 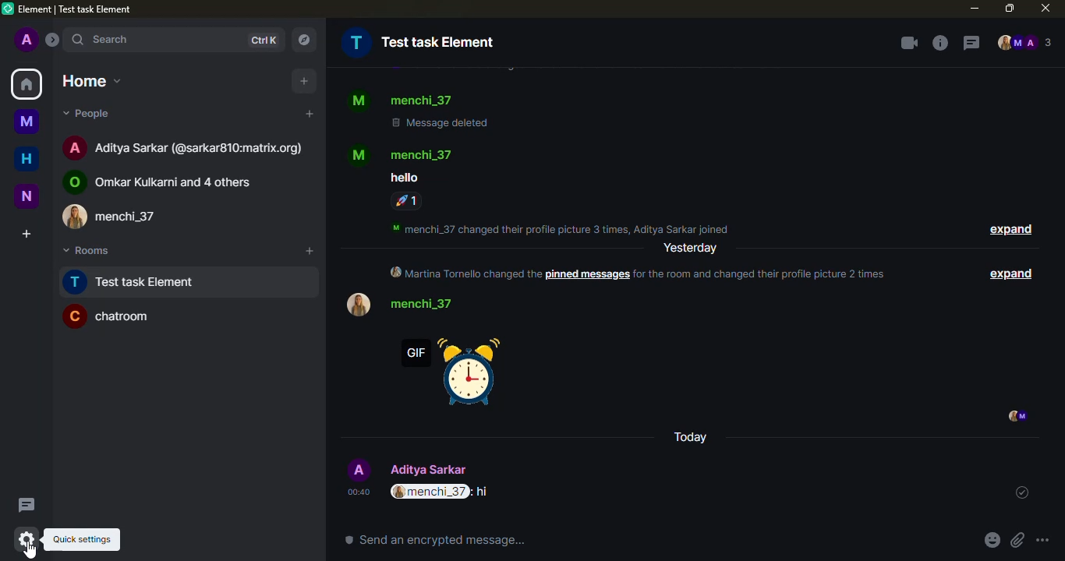 I want to click on contact, so click(x=186, y=146).